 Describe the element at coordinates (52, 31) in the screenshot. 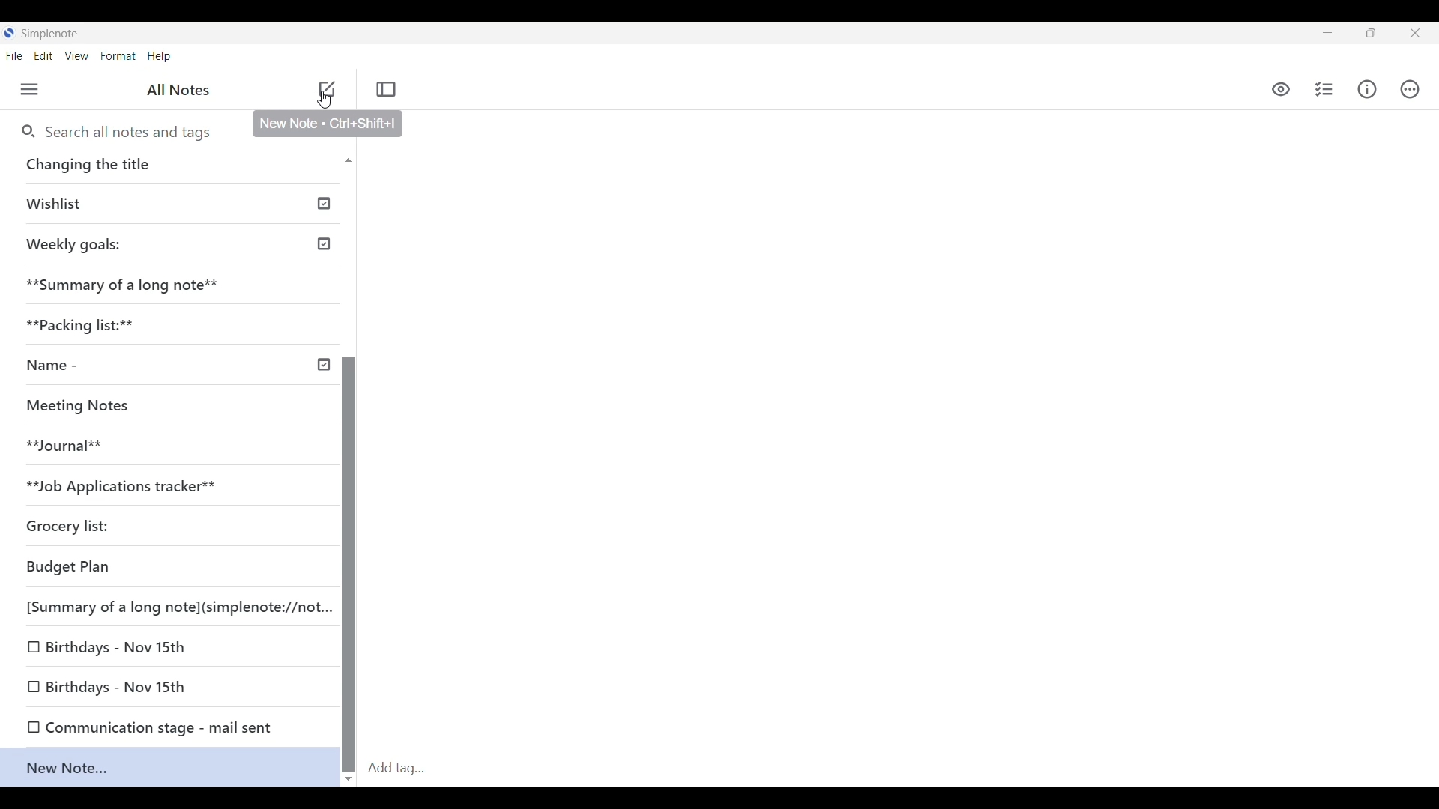

I see `Software note` at that location.